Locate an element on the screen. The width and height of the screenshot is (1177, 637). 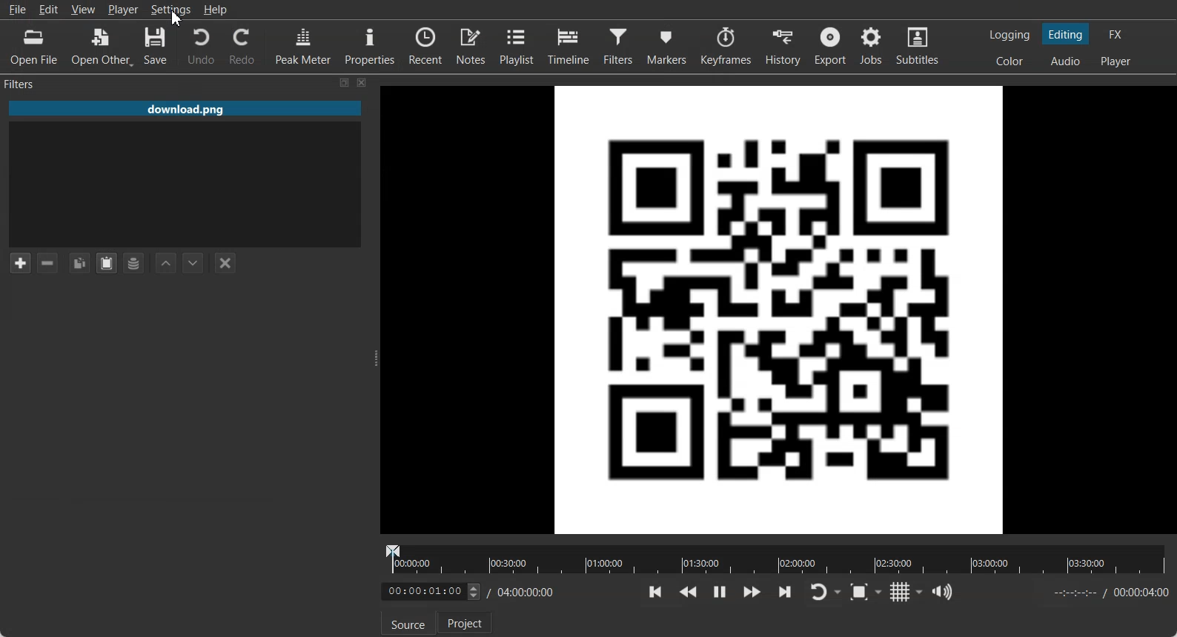
 is located at coordinates (133, 263).